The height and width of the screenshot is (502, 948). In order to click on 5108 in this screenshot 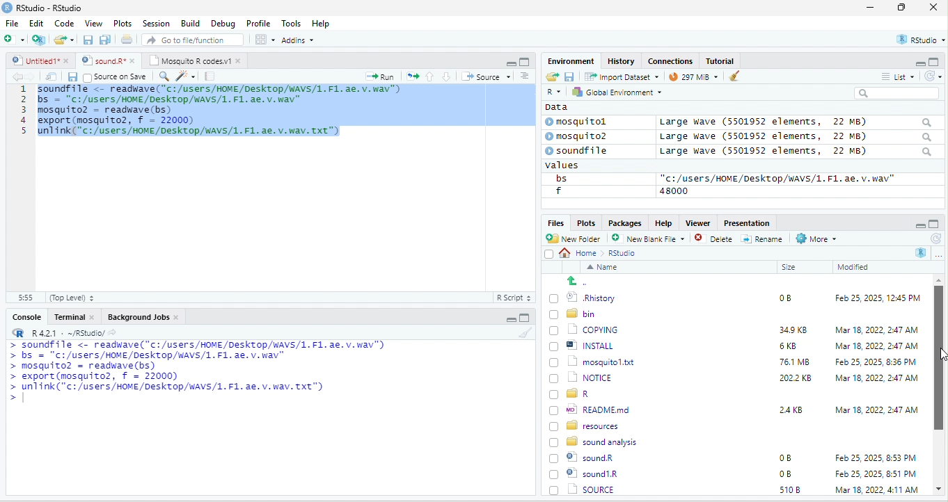, I will do `click(787, 473)`.